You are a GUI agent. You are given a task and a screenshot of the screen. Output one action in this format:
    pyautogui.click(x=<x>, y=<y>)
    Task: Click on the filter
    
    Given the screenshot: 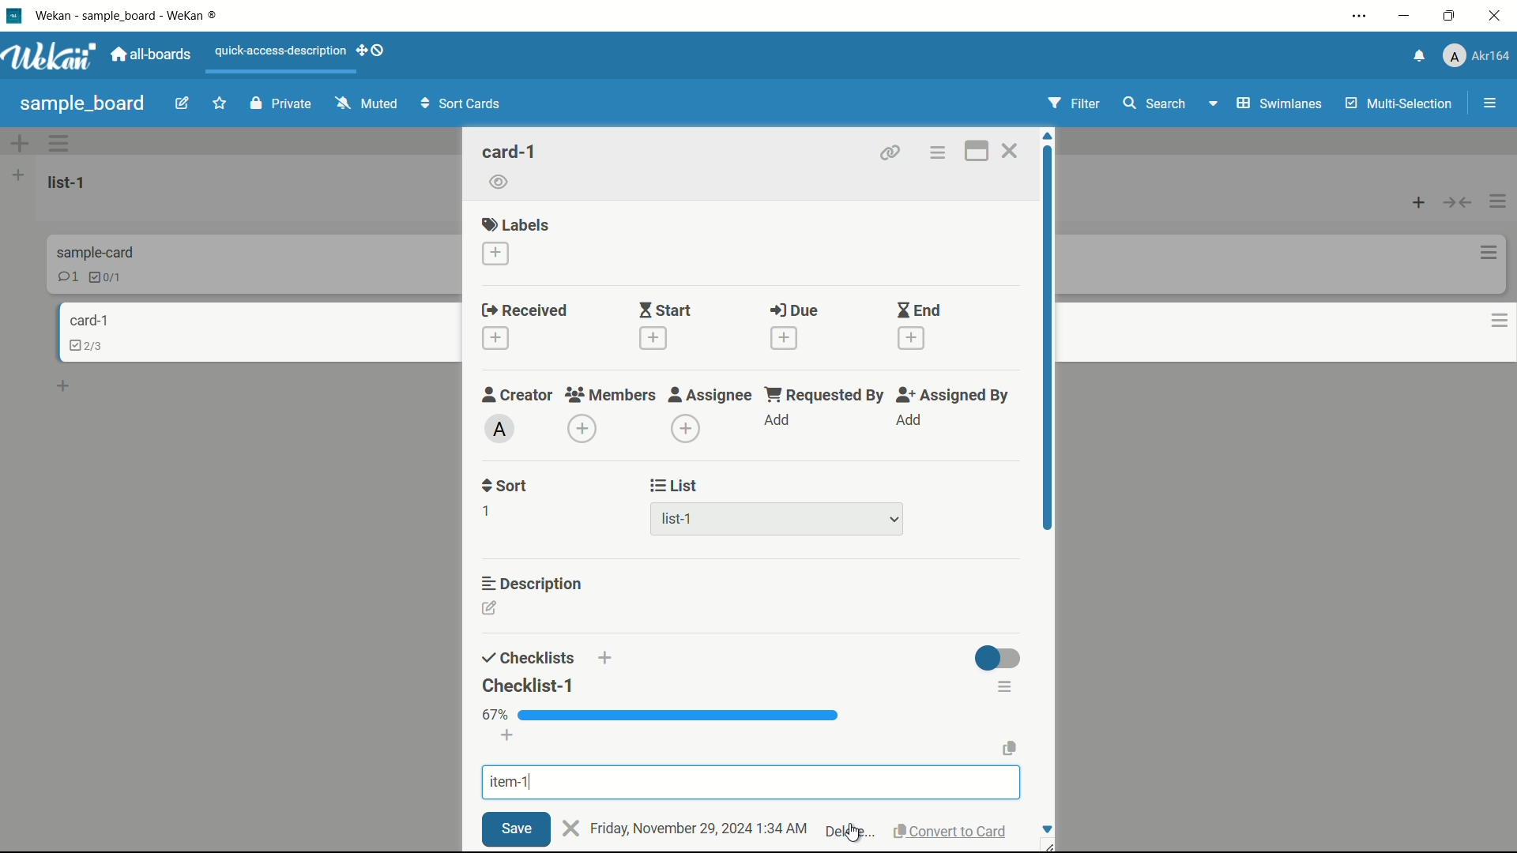 What is the action you would take?
    pyautogui.click(x=1073, y=103)
    